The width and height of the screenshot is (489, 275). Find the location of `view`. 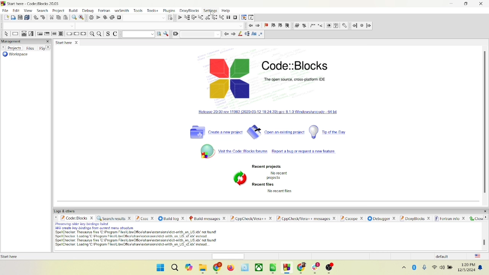

view is located at coordinates (29, 10).